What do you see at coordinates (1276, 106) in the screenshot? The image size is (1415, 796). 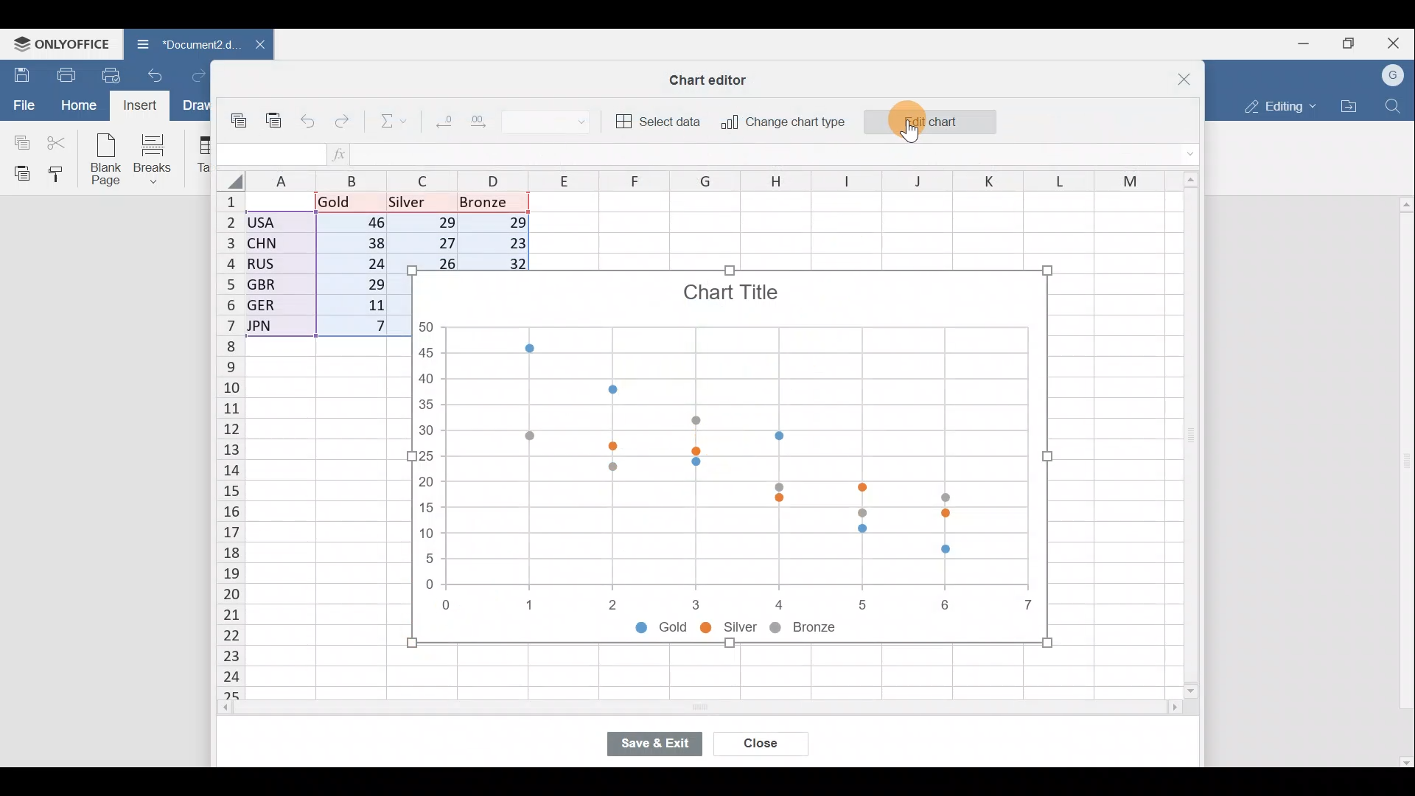 I see `Editing mode` at bounding box center [1276, 106].